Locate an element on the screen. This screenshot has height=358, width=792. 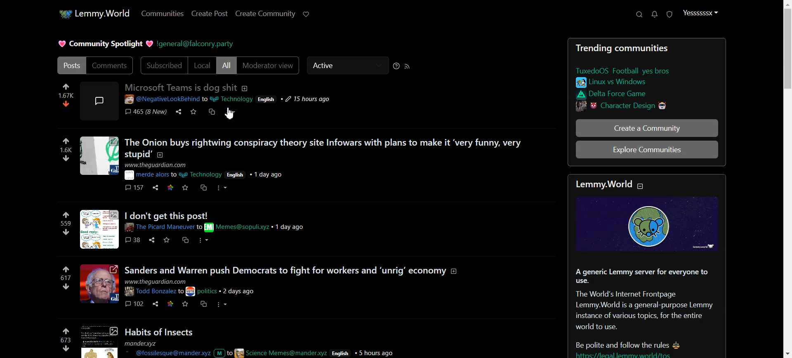
link is located at coordinates (171, 303).